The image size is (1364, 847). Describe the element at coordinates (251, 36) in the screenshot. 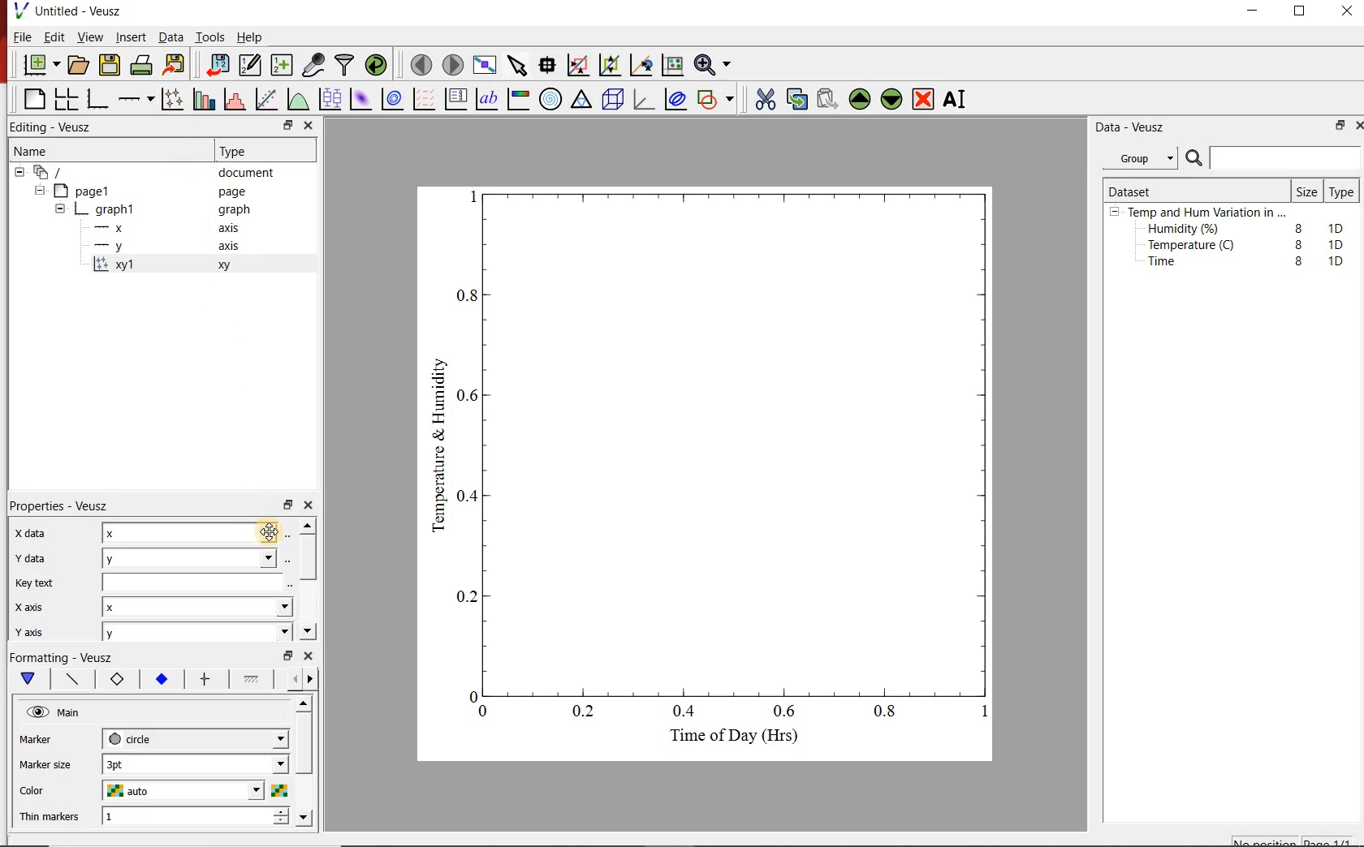

I see `Help` at that location.